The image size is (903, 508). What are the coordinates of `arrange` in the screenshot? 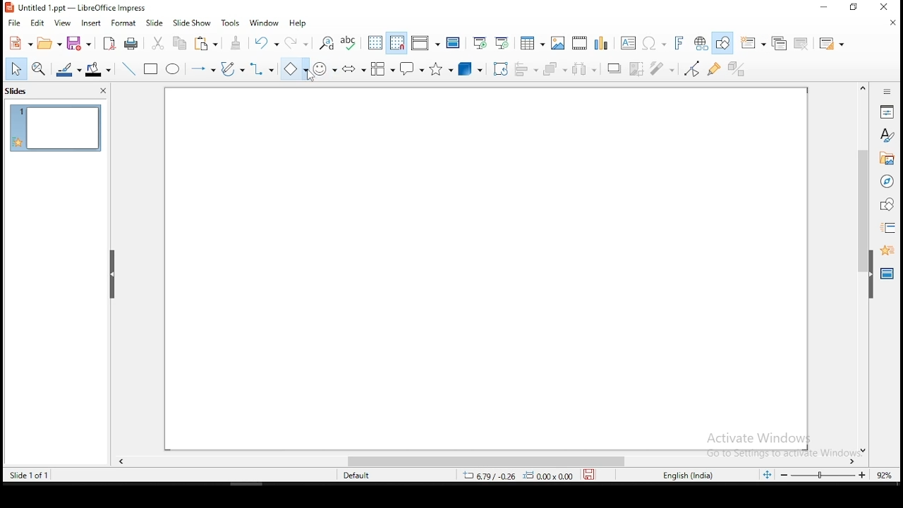 It's located at (557, 68).